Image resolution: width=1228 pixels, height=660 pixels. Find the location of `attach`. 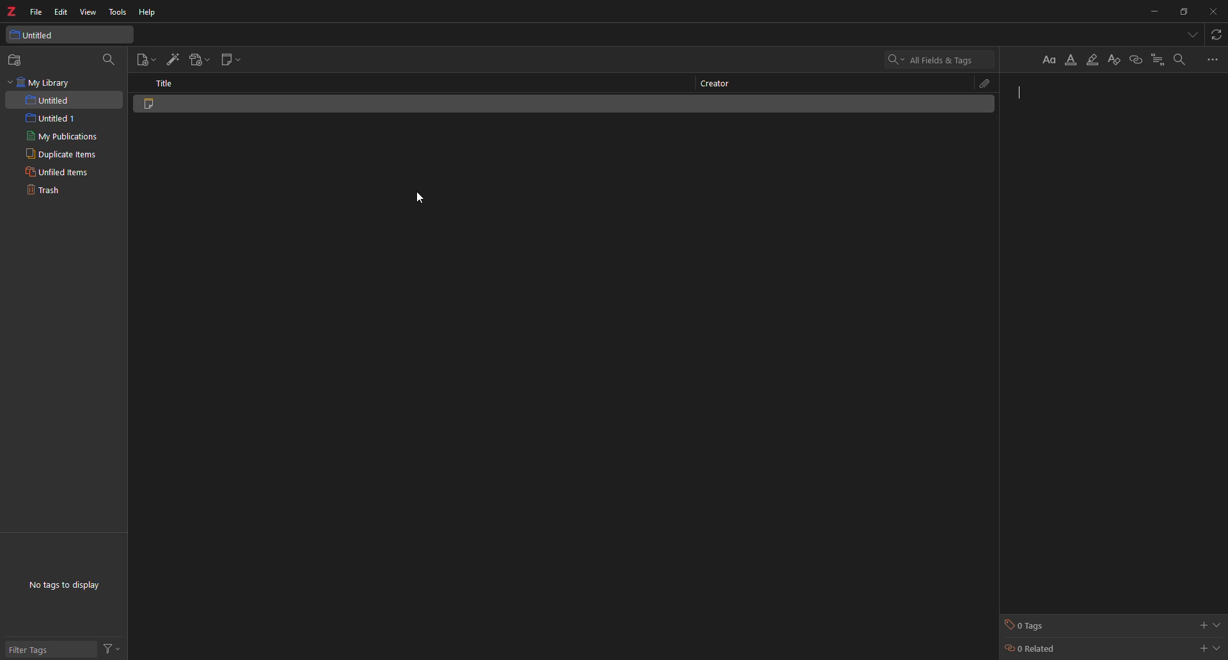

attach is located at coordinates (985, 83).